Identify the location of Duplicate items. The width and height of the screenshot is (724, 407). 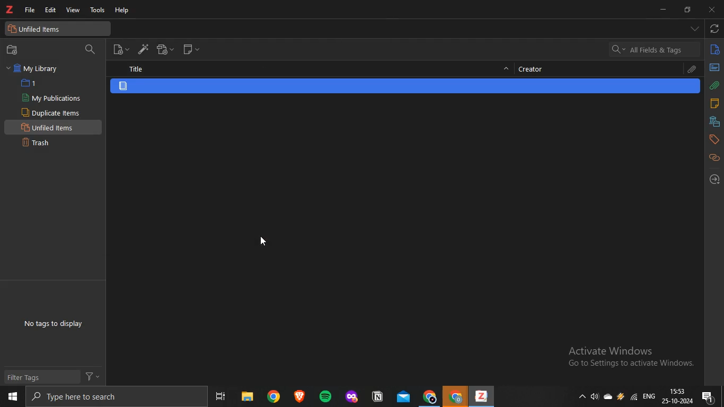
(51, 112).